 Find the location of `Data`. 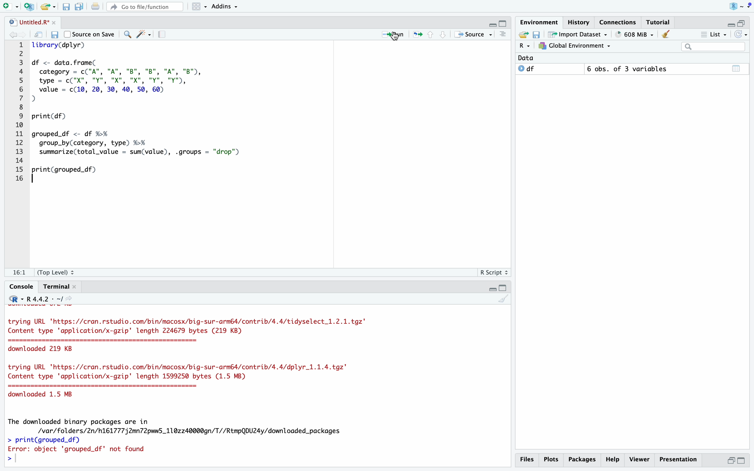

Data is located at coordinates (530, 58).